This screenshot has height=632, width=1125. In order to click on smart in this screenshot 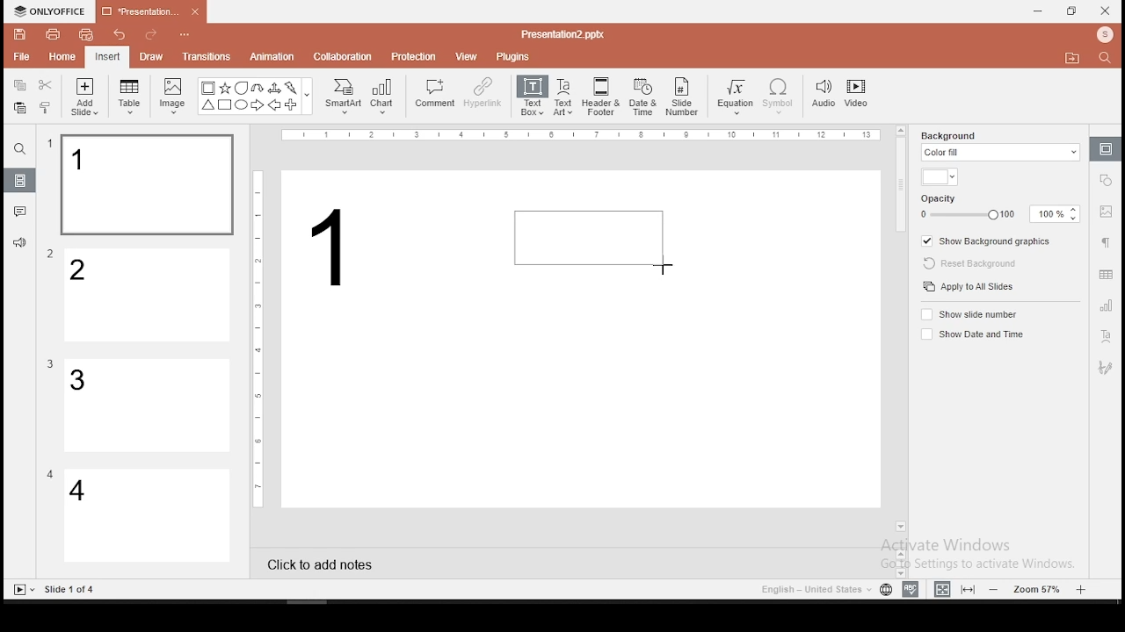, I will do `click(341, 97)`.